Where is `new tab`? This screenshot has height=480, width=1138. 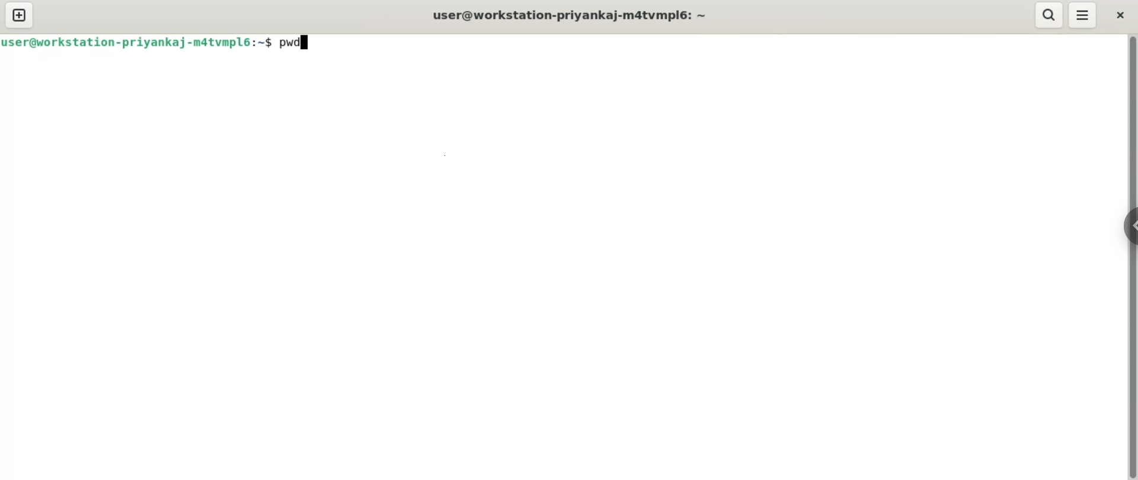
new tab is located at coordinates (19, 15).